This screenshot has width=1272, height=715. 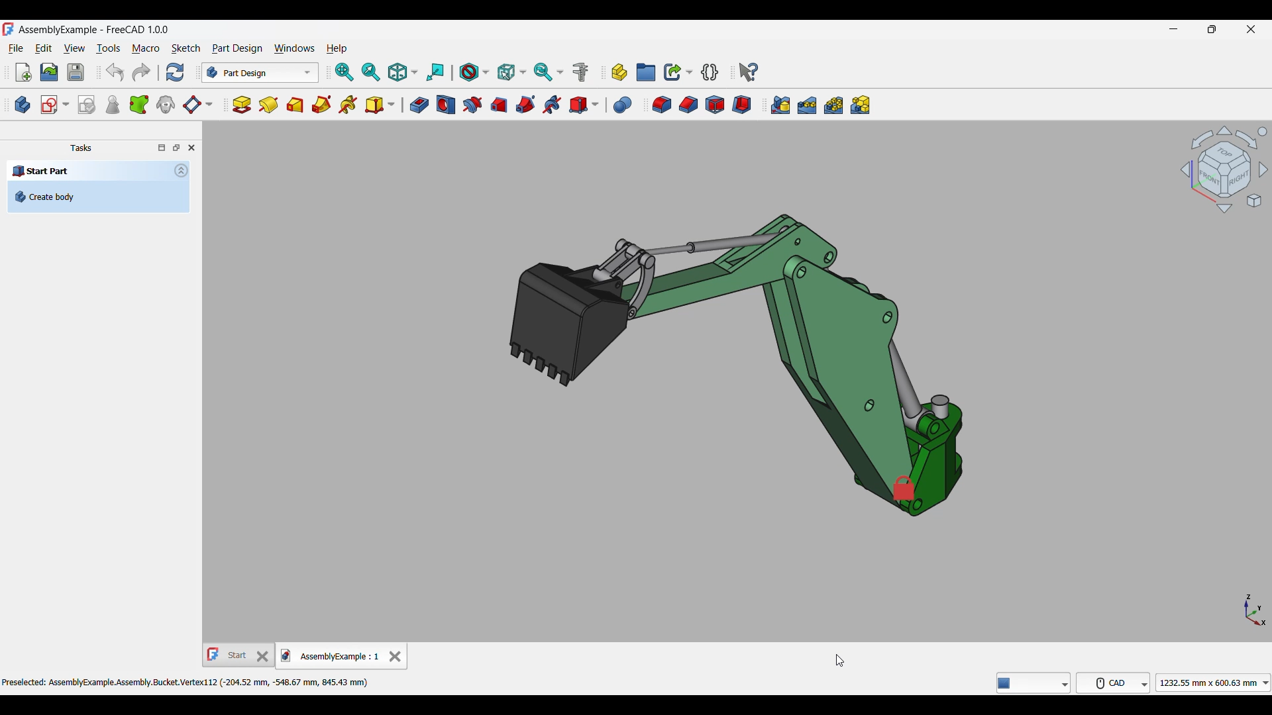 What do you see at coordinates (741, 380) in the screenshot?
I see `background with color selected` at bounding box center [741, 380].